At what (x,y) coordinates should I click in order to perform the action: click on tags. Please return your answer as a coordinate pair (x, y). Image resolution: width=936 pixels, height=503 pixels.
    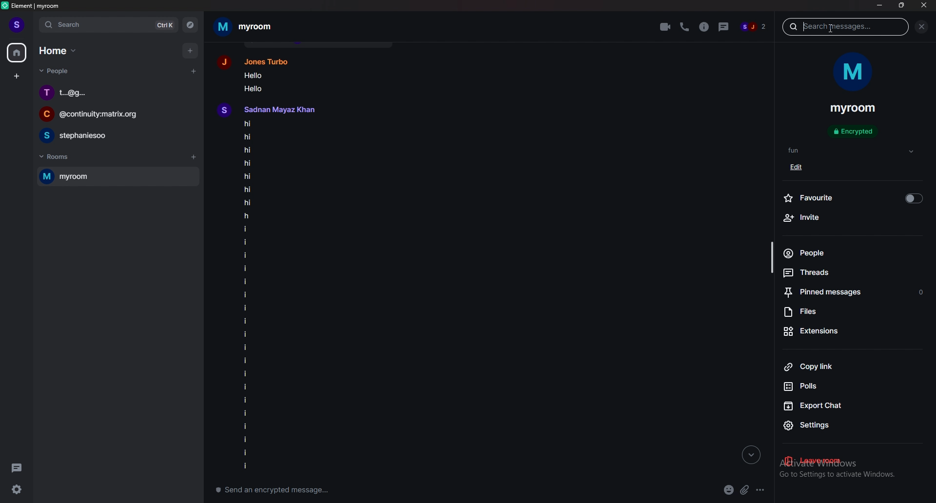
    Looking at the image, I should click on (851, 151).